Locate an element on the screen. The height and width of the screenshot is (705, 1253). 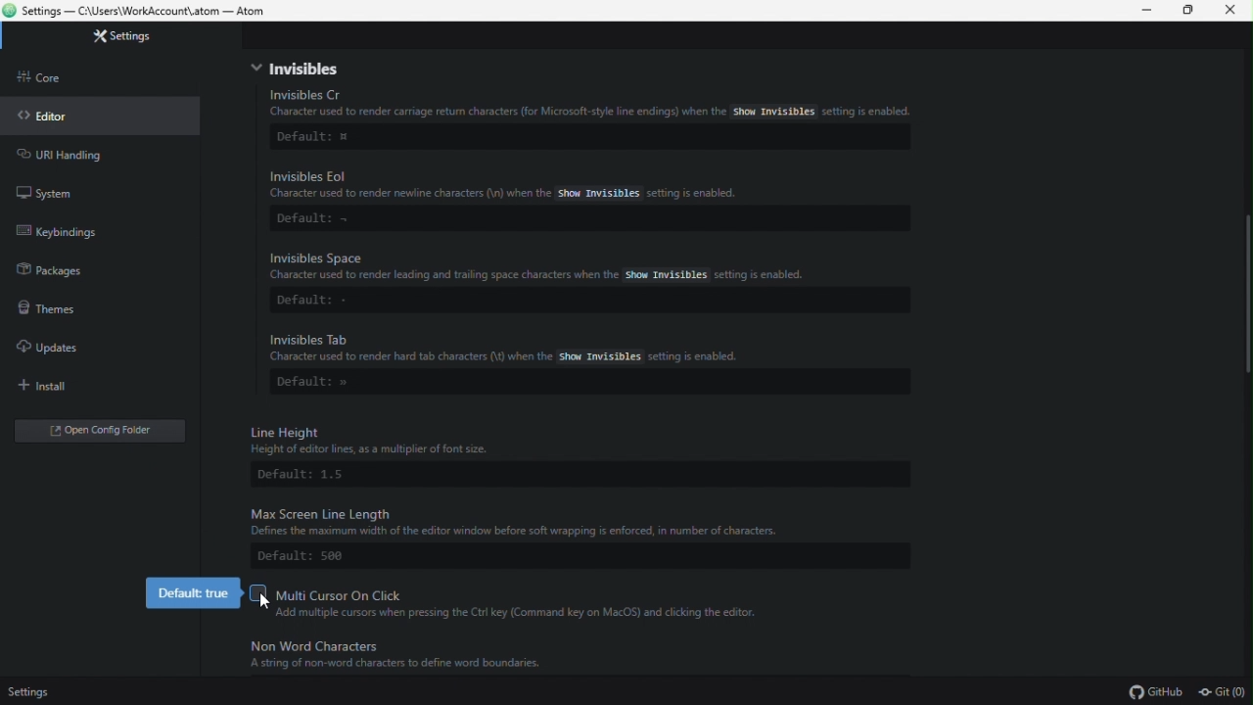
Editor is located at coordinates (55, 121).